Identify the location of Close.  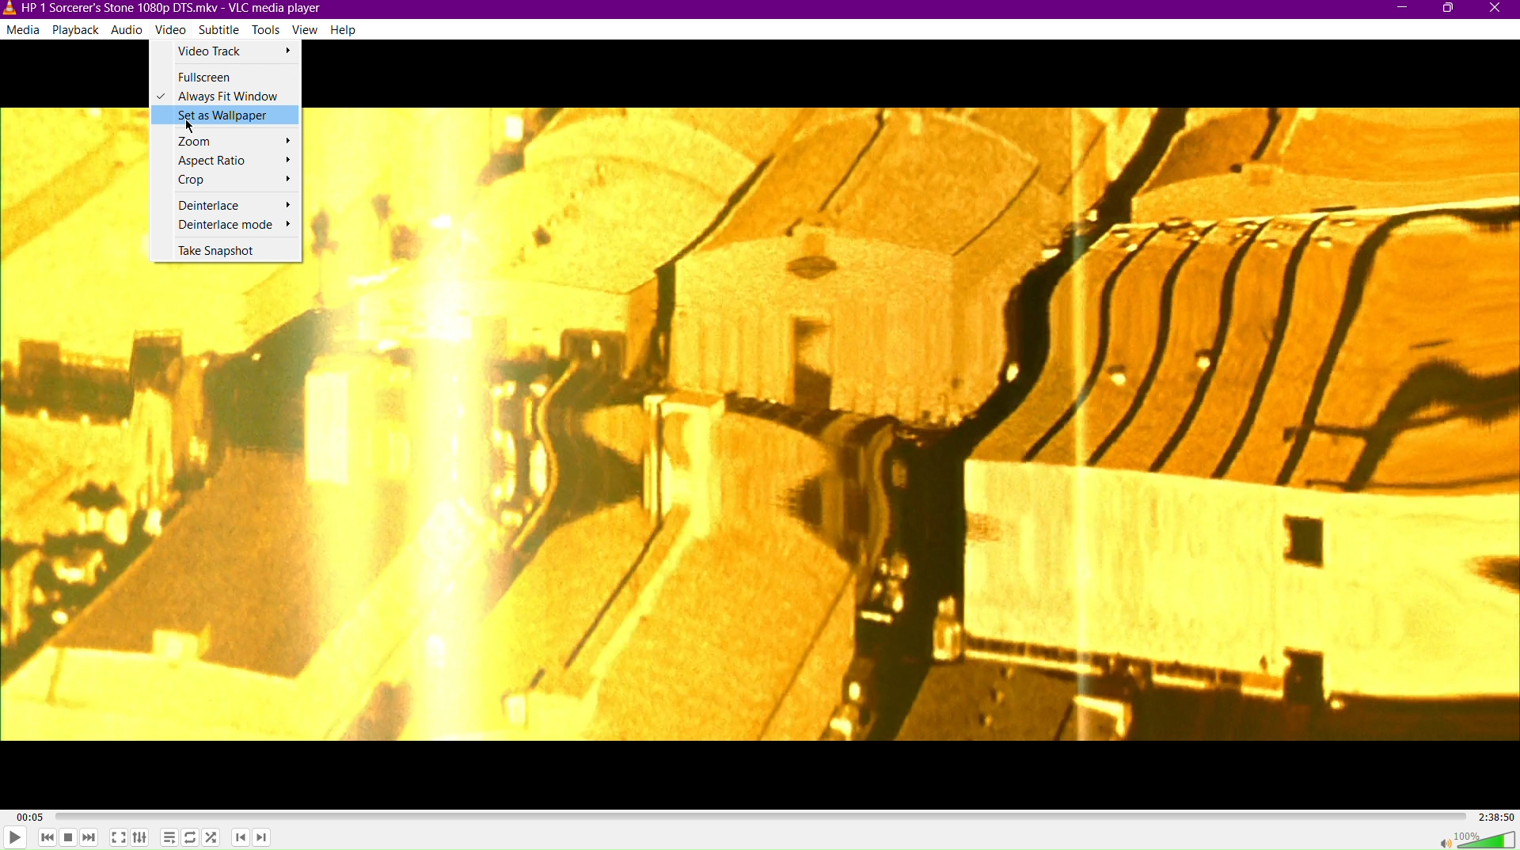
(1497, 9).